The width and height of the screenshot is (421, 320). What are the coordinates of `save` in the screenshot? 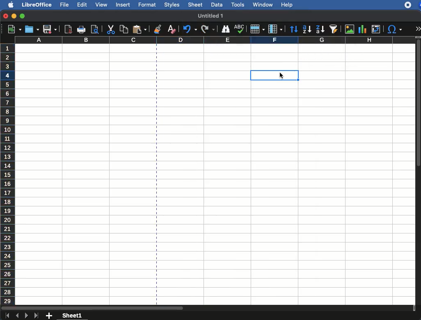 It's located at (31, 29).